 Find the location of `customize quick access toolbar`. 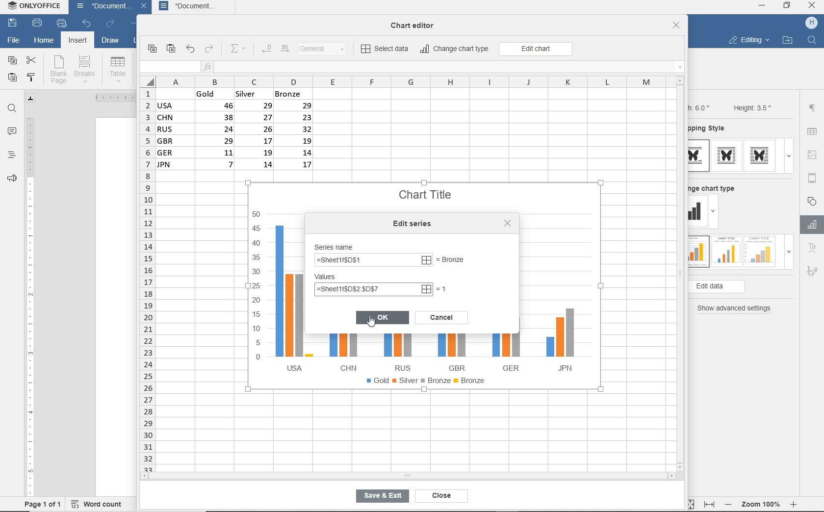

customize quick access toolbar is located at coordinates (135, 25).